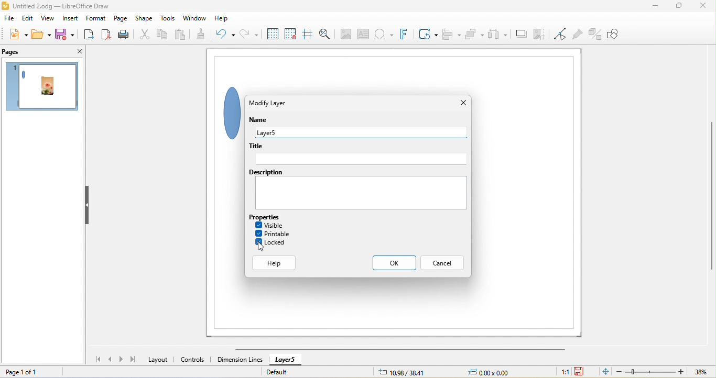 This screenshot has height=378, width=716. I want to click on layer 5, so click(285, 361).